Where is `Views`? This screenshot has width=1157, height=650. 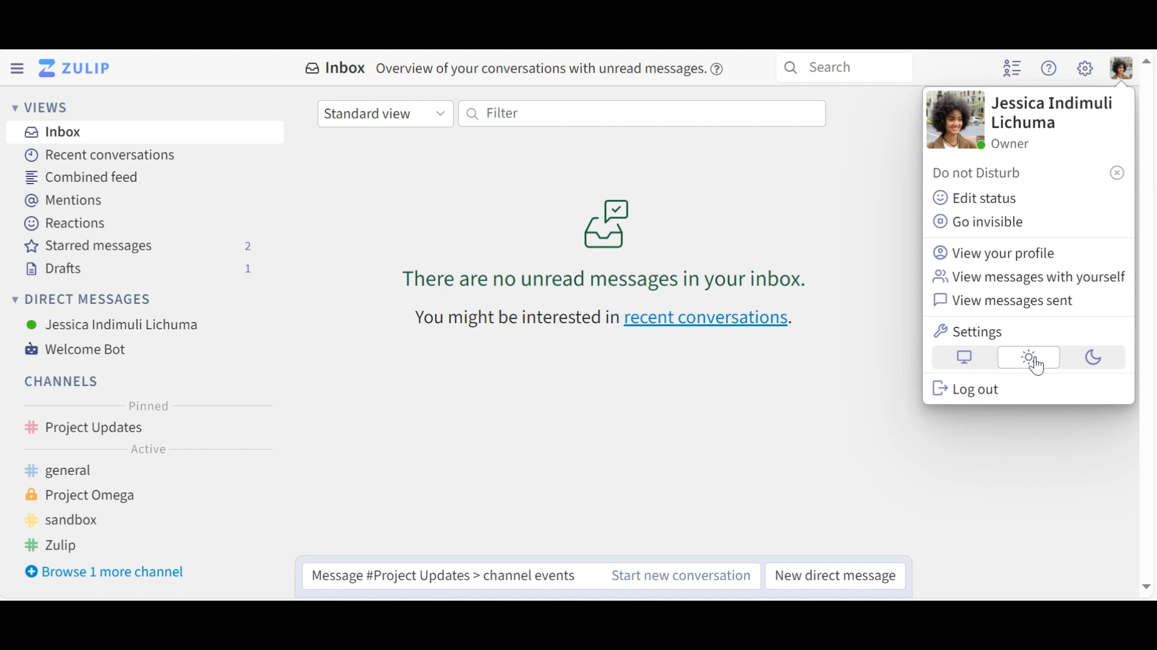 Views is located at coordinates (39, 107).